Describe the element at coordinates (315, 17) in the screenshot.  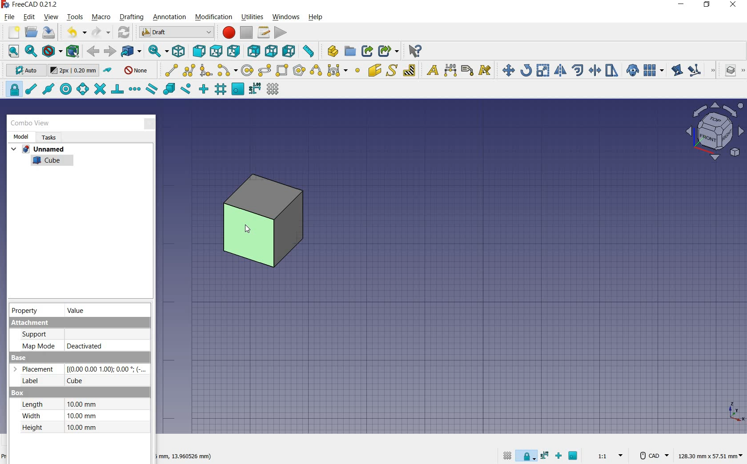
I see `help` at that location.